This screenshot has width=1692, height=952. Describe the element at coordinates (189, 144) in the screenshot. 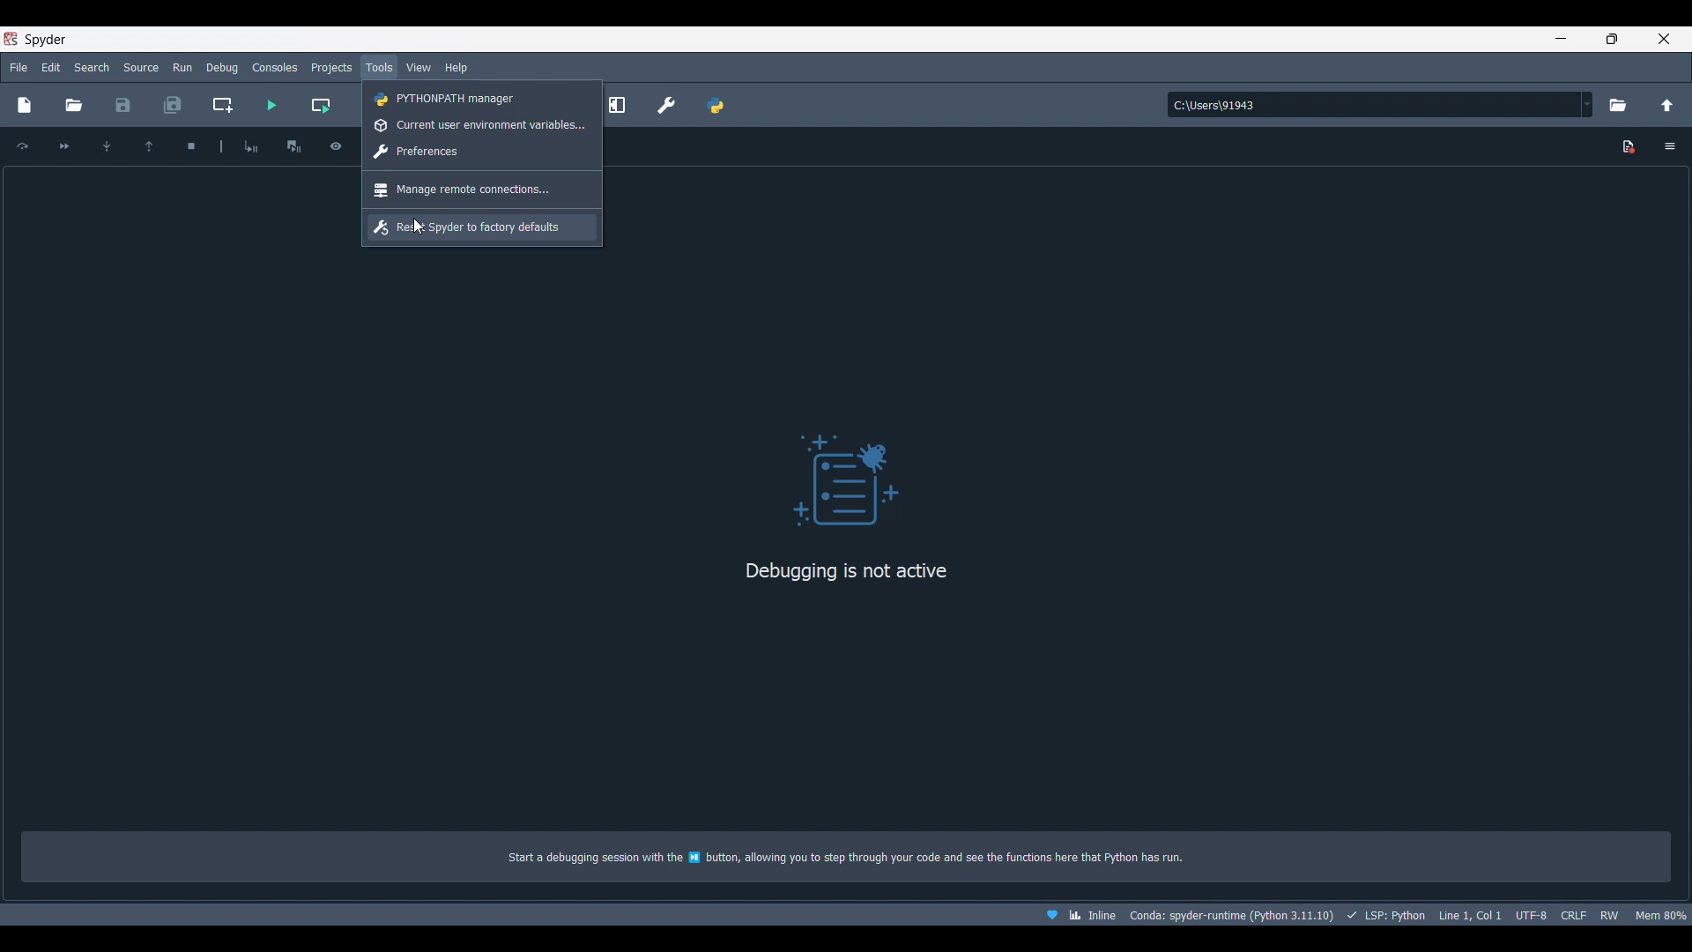

I see `stop` at that location.